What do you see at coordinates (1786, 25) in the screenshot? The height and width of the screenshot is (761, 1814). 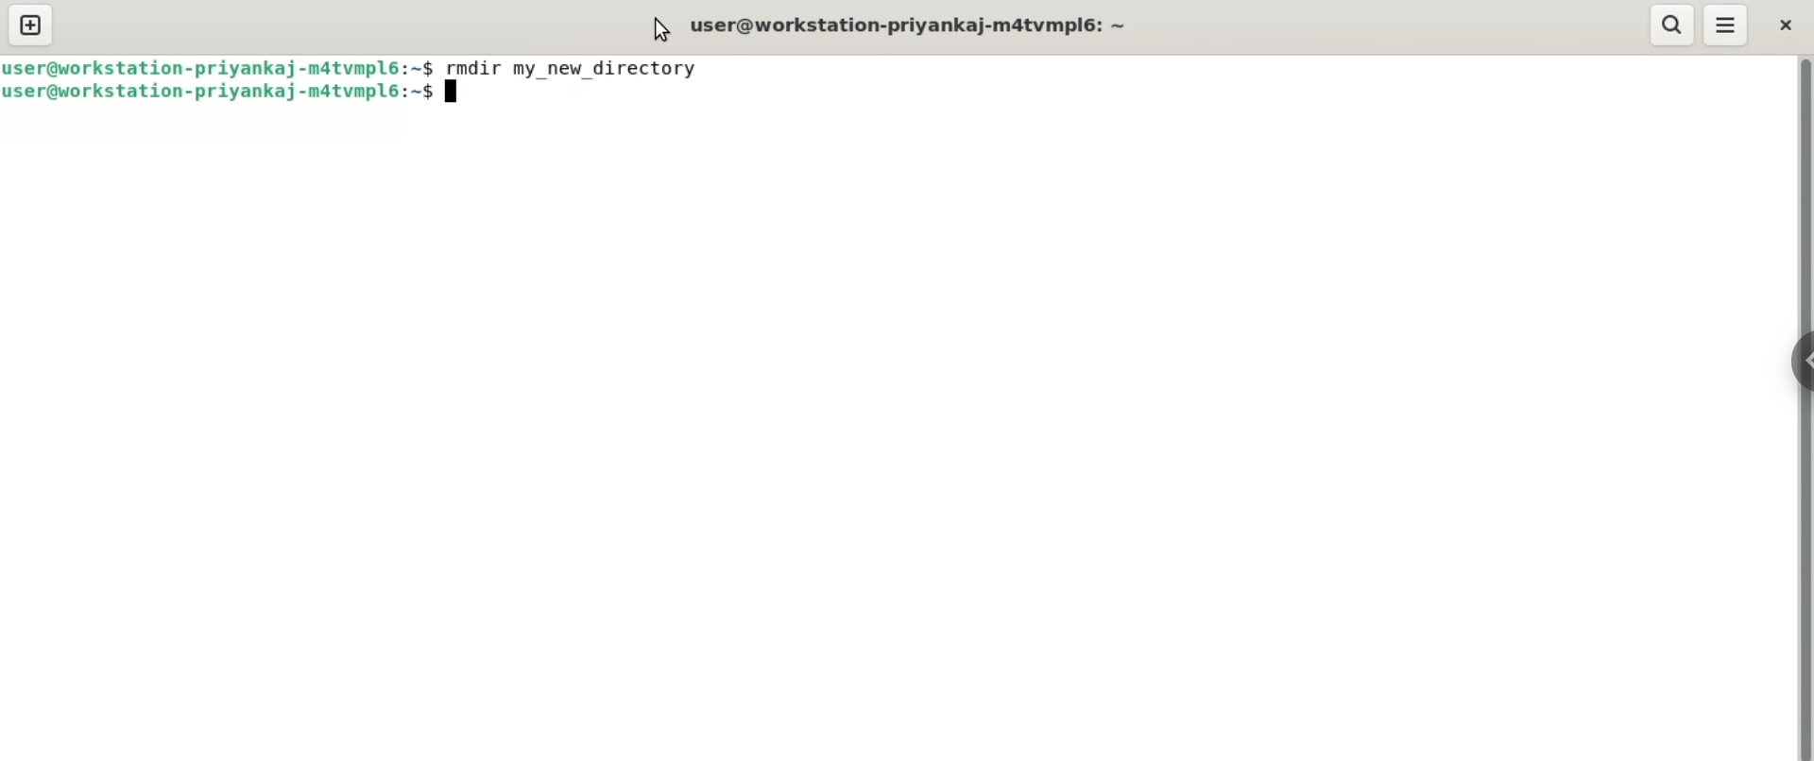 I see `close` at bounding box center [1786, 25].